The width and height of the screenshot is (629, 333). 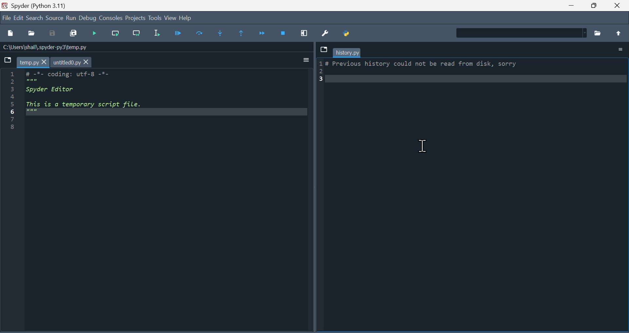 I want to click on Browse, so click(x=600, y=32).